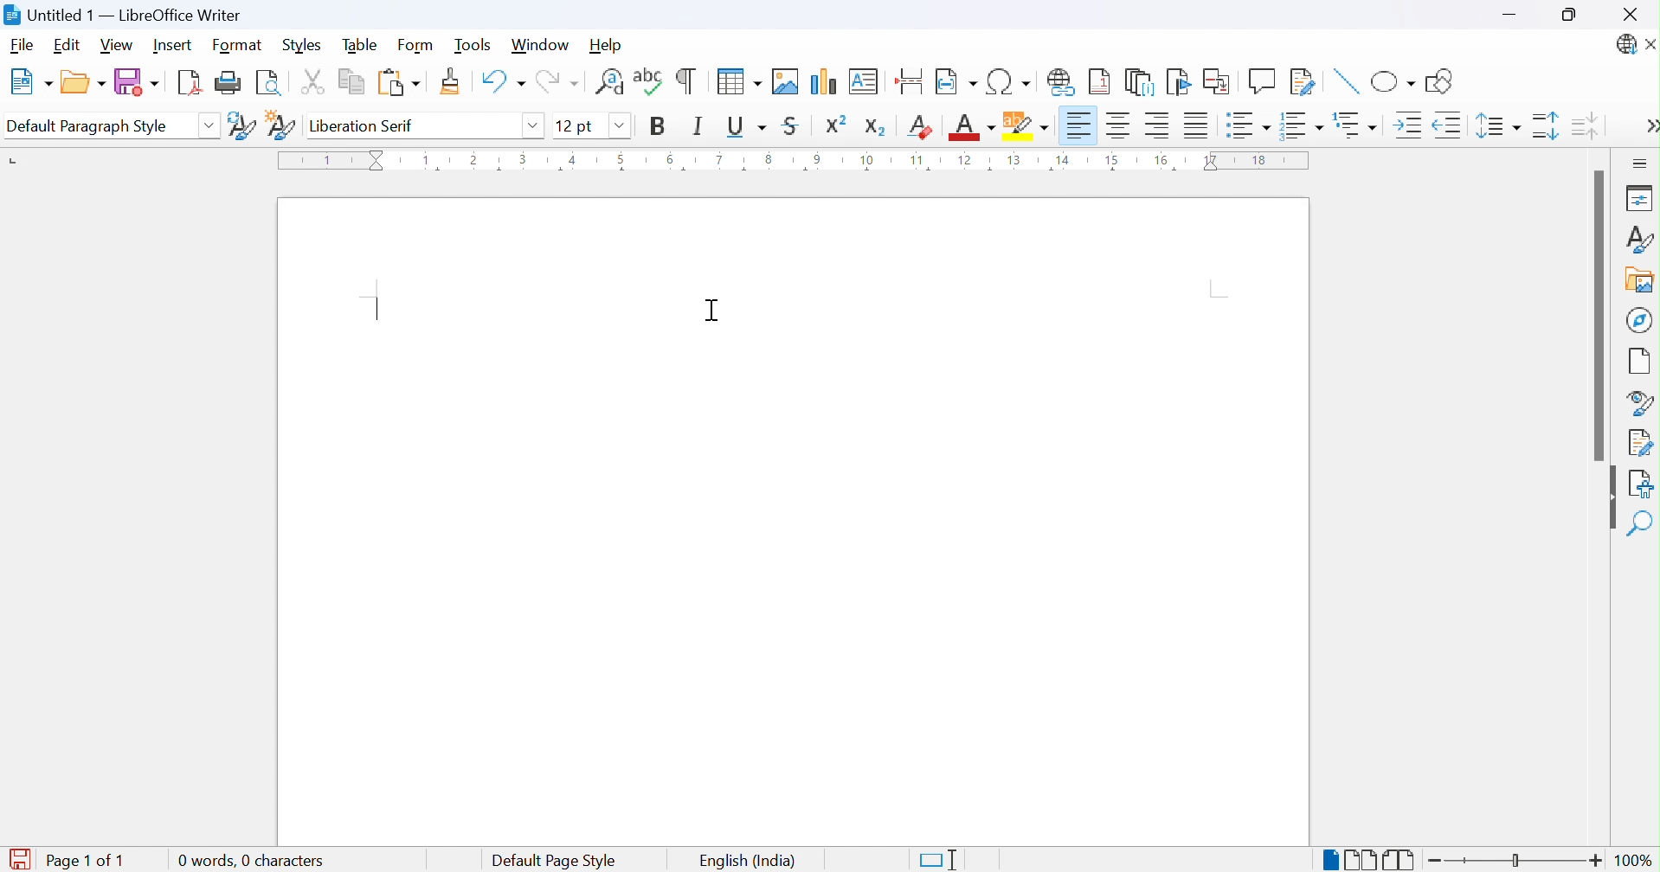  What do you see at coordinates (138, 82) in the screenshot?
I see `Save` at bounding box center [138, 82].